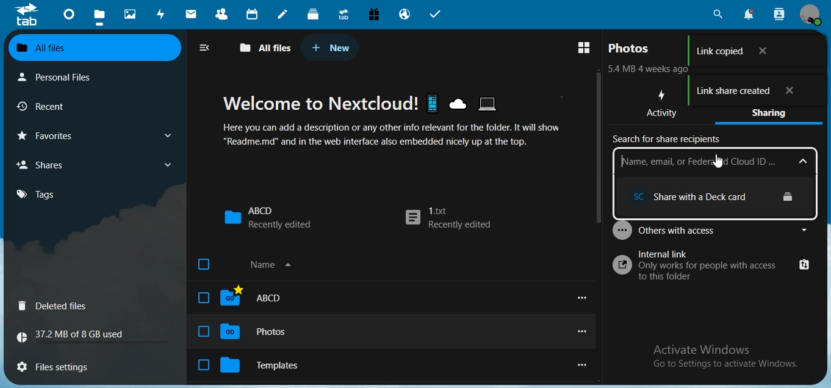 The width and height of the screenshot is (831, 388). What do you see at coordinates (725, 356) in the screenshot?
I see `text` at bounding box center [725, 356].